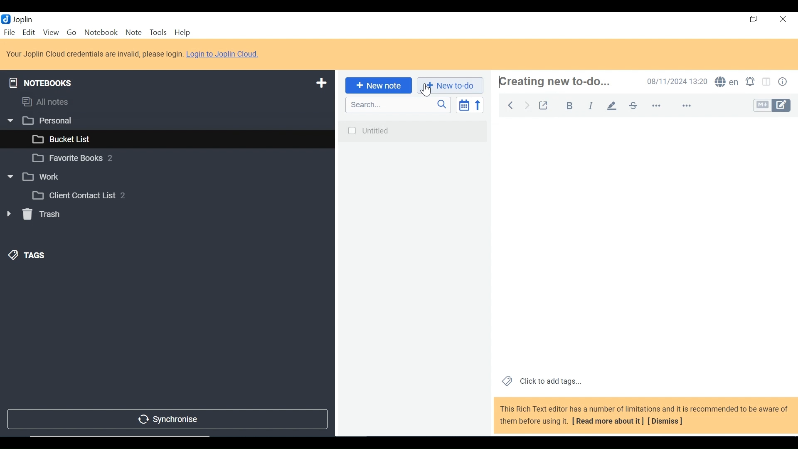 The width and height of the screenshot is (798, 449). What do you see at coordinates (412, 277) in the screenshot?
I see `Notes` at bounding box center [412, 277].